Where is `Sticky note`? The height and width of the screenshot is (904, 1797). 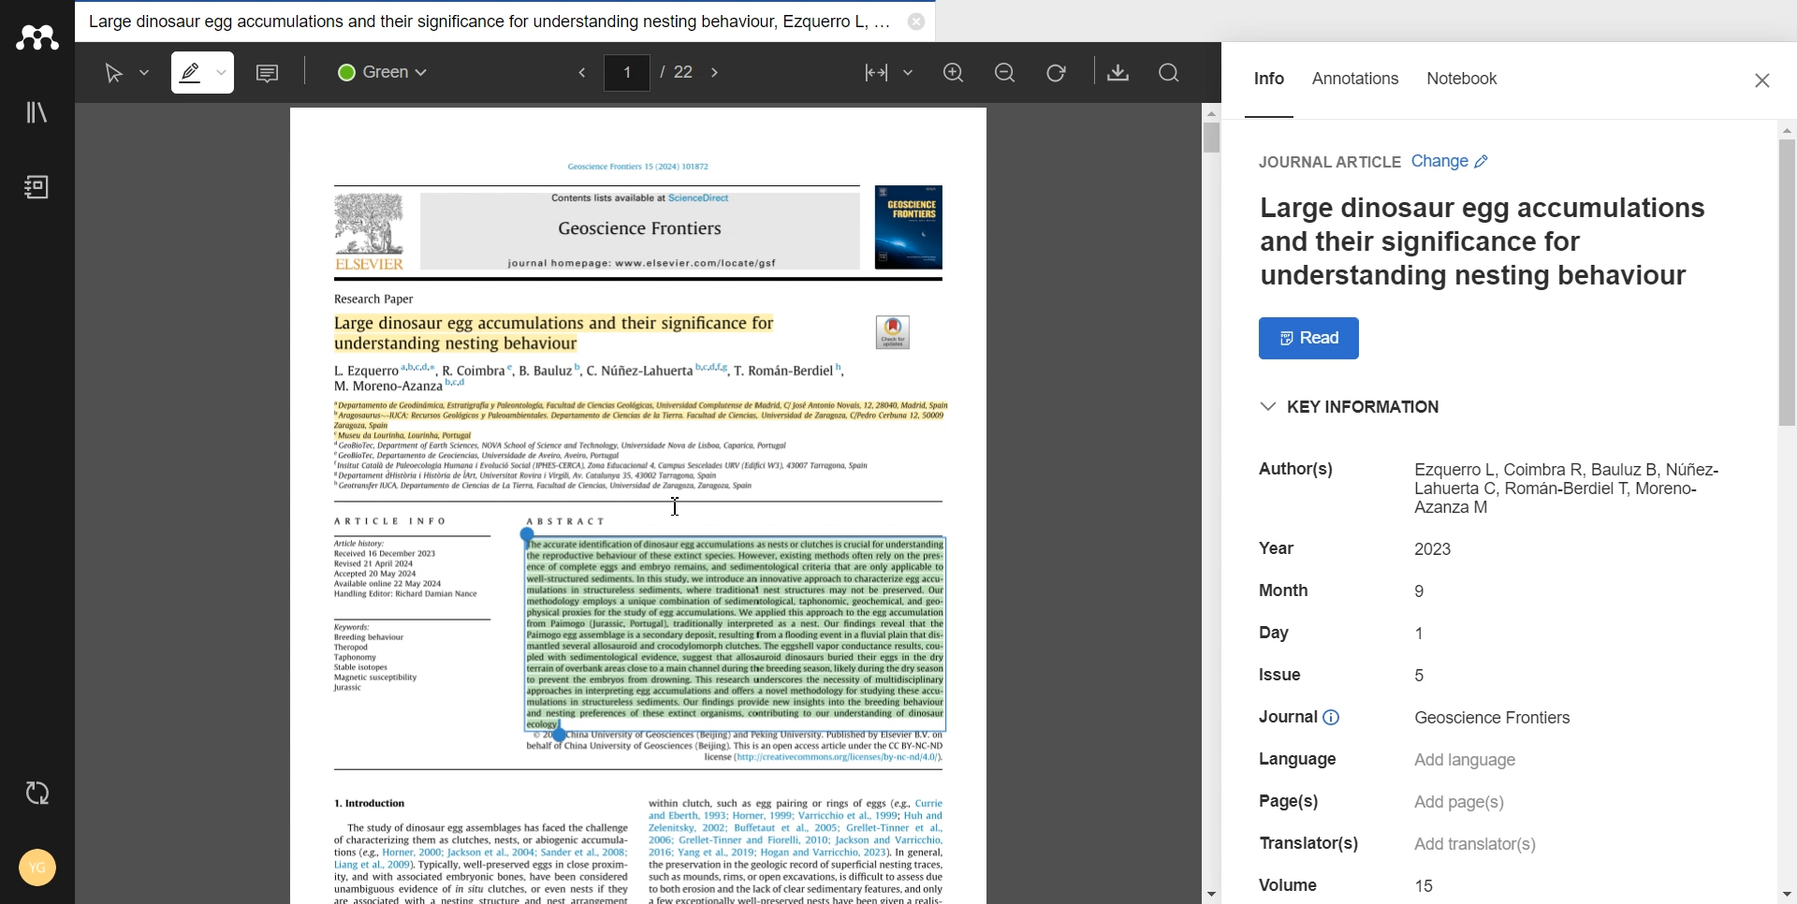 Sticky note is located at coordinates (270, 73).